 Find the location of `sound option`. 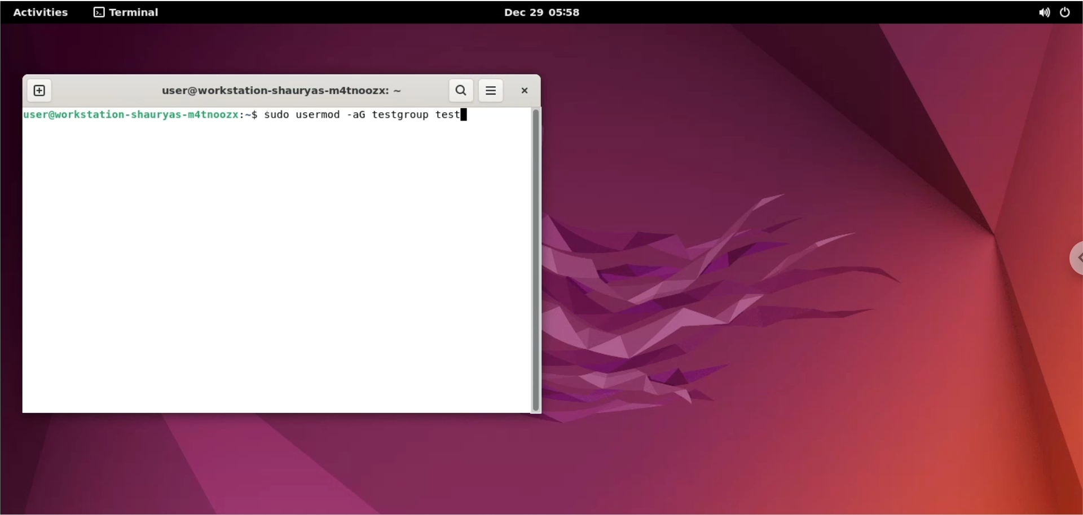

sound option is located at coordinates (1043, 14).